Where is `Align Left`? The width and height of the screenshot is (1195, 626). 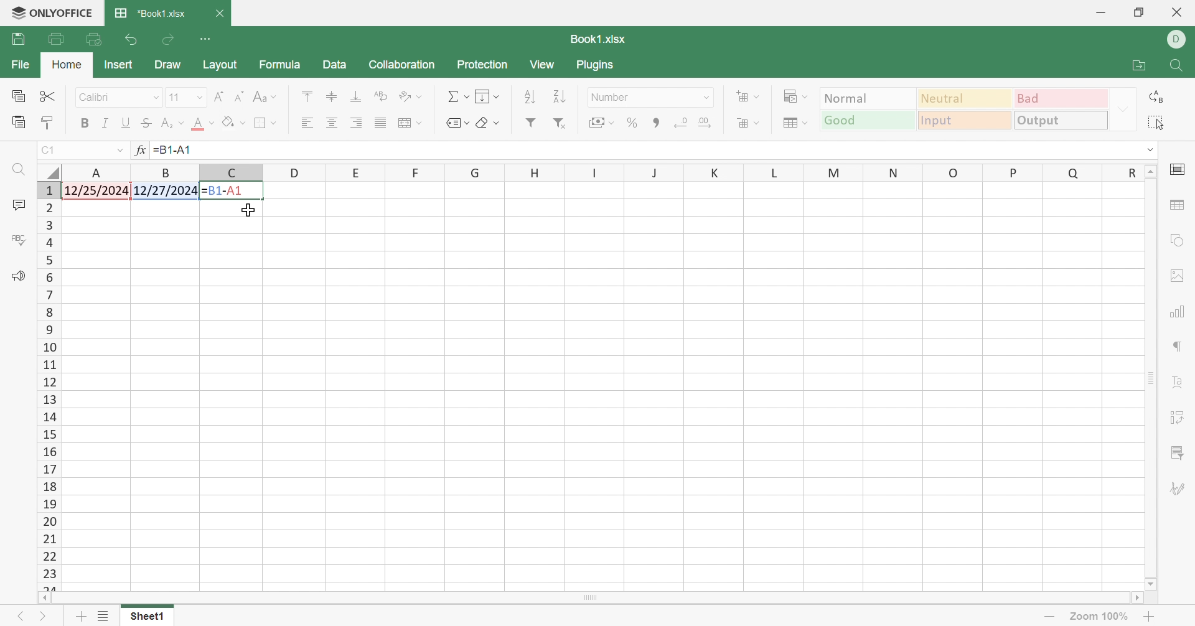
Align Left is located at coordinates (307, 123).